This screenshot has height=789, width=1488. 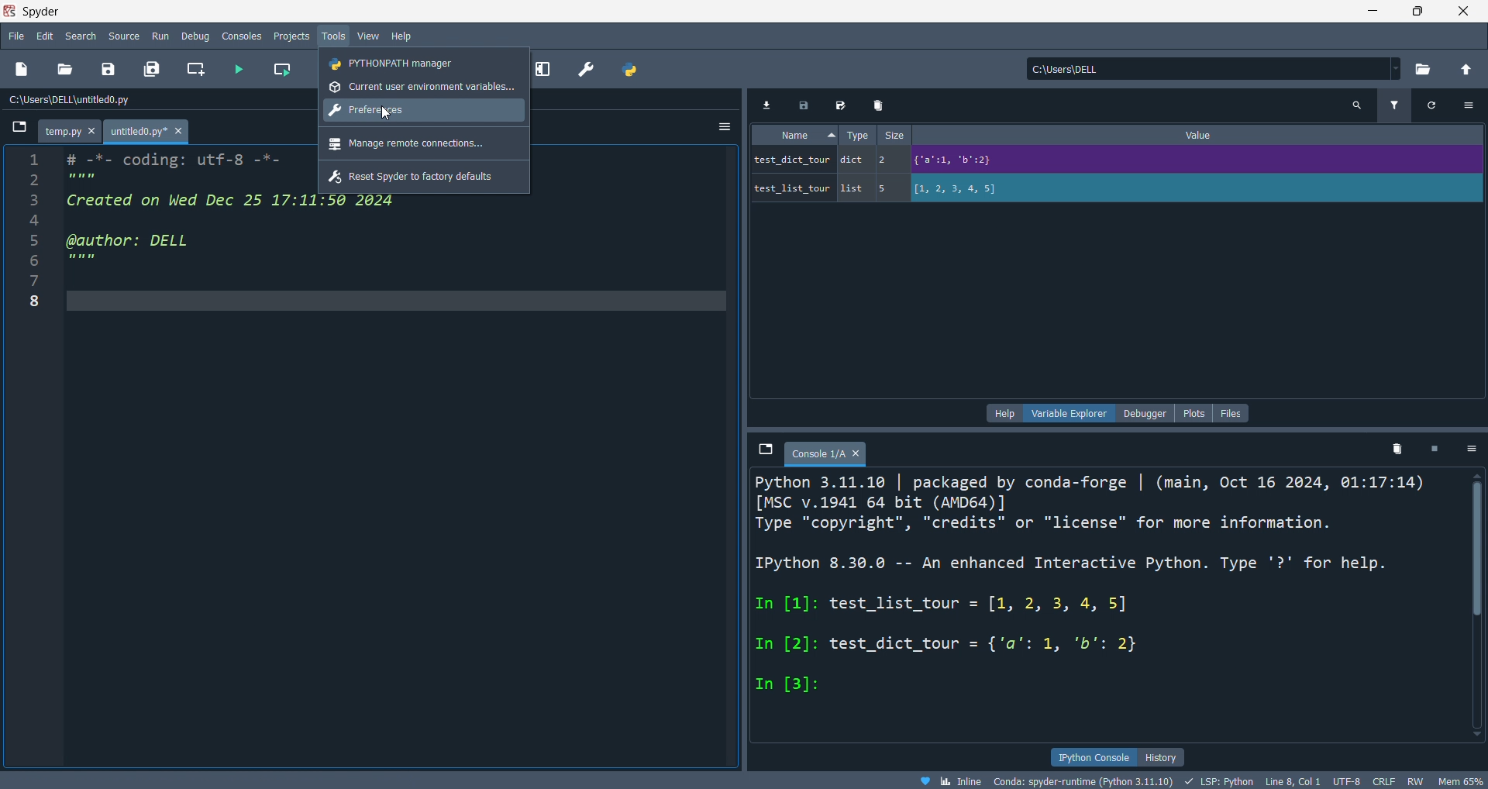 I want to click on save, so click(x=807, y=106).